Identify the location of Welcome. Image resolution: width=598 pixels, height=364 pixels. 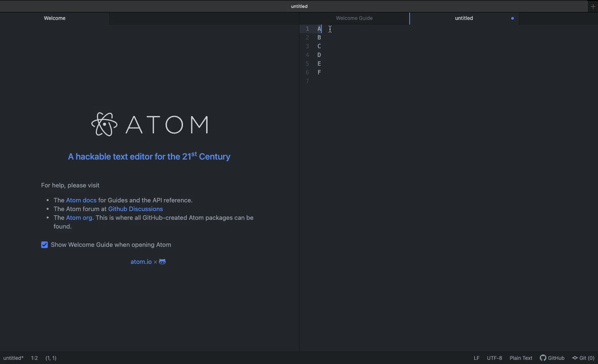
(56, 17).